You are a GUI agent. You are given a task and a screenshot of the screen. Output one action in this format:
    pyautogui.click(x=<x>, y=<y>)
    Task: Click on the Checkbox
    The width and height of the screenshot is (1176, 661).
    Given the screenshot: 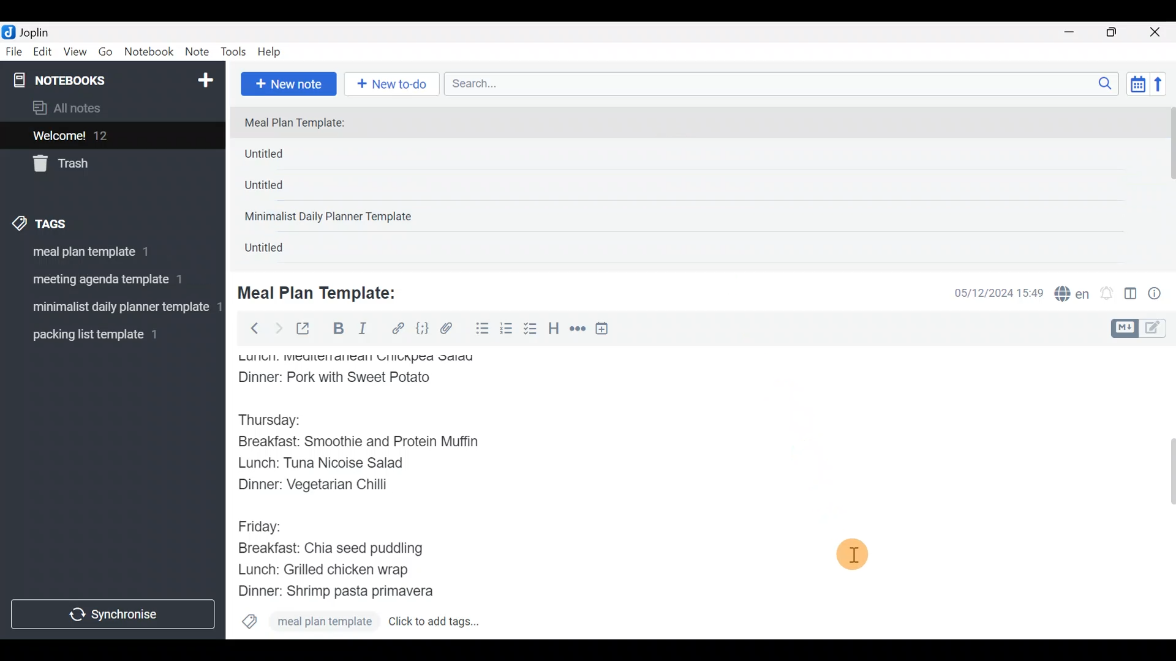 What is the action you would take?
    pyautogui.click(x=532, y=330)
    